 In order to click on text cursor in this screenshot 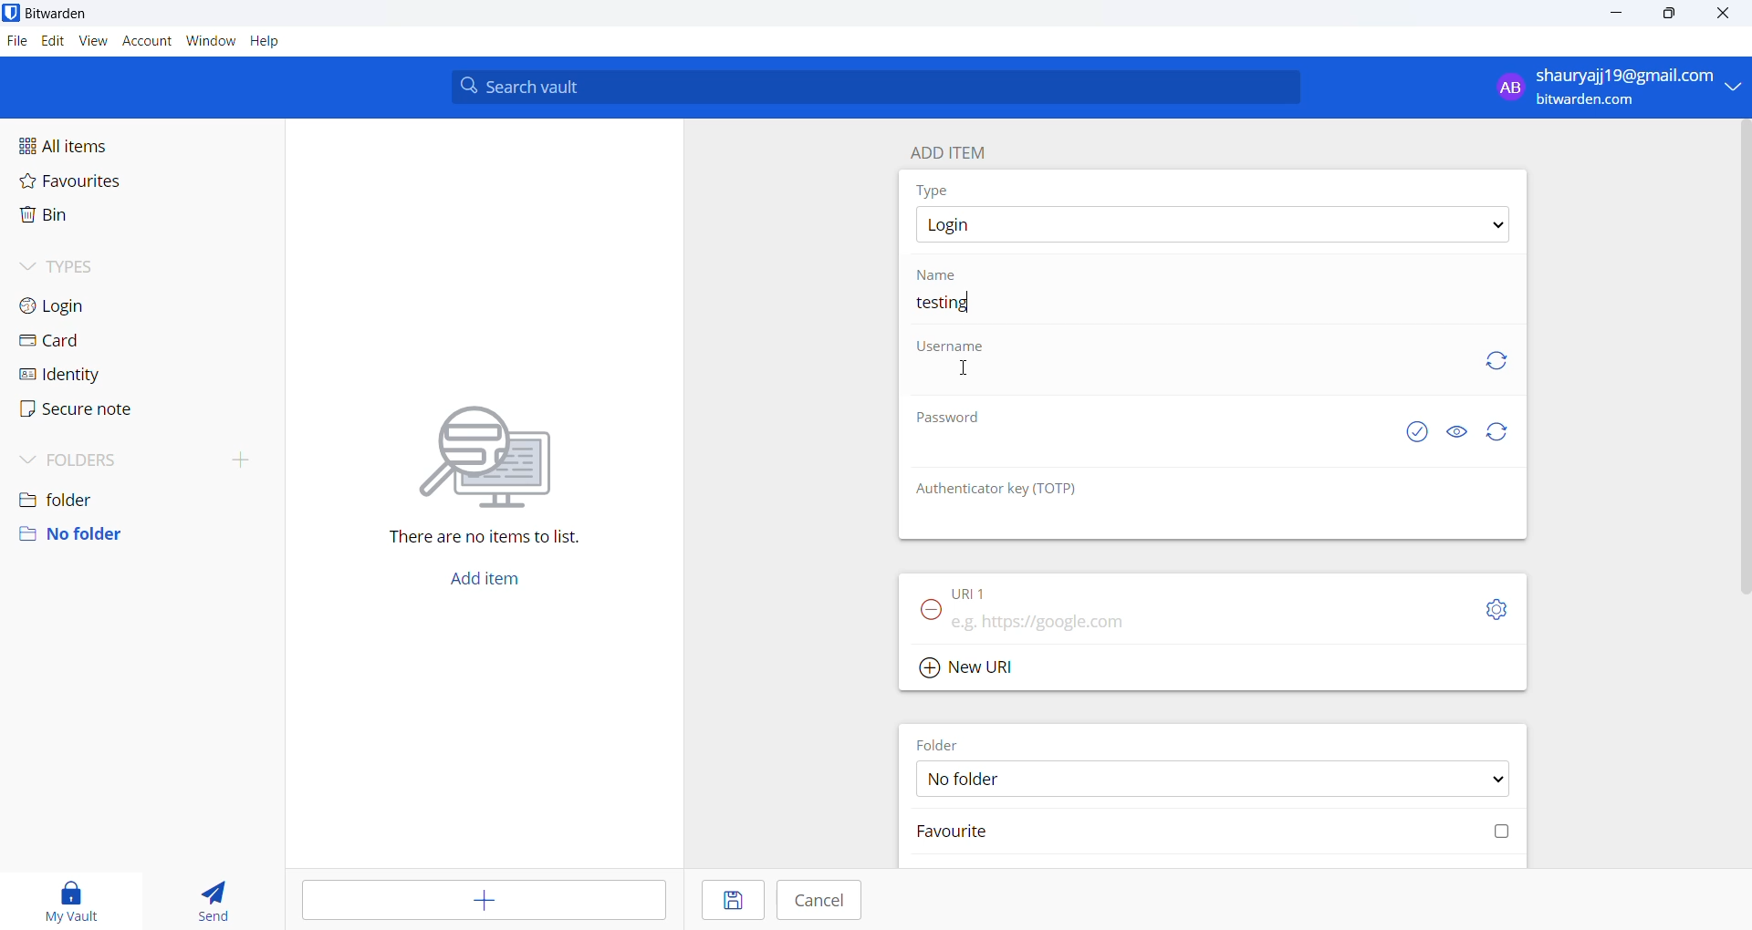, I will do `click(971, 309)`.